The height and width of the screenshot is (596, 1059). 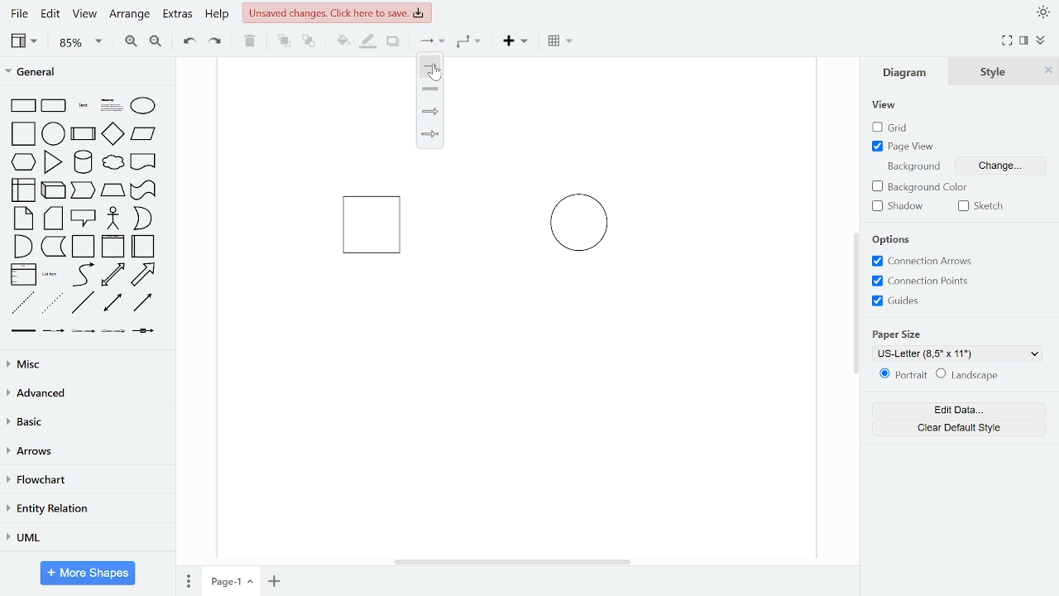 I want to click on diagram, so click(x=908, y=71).